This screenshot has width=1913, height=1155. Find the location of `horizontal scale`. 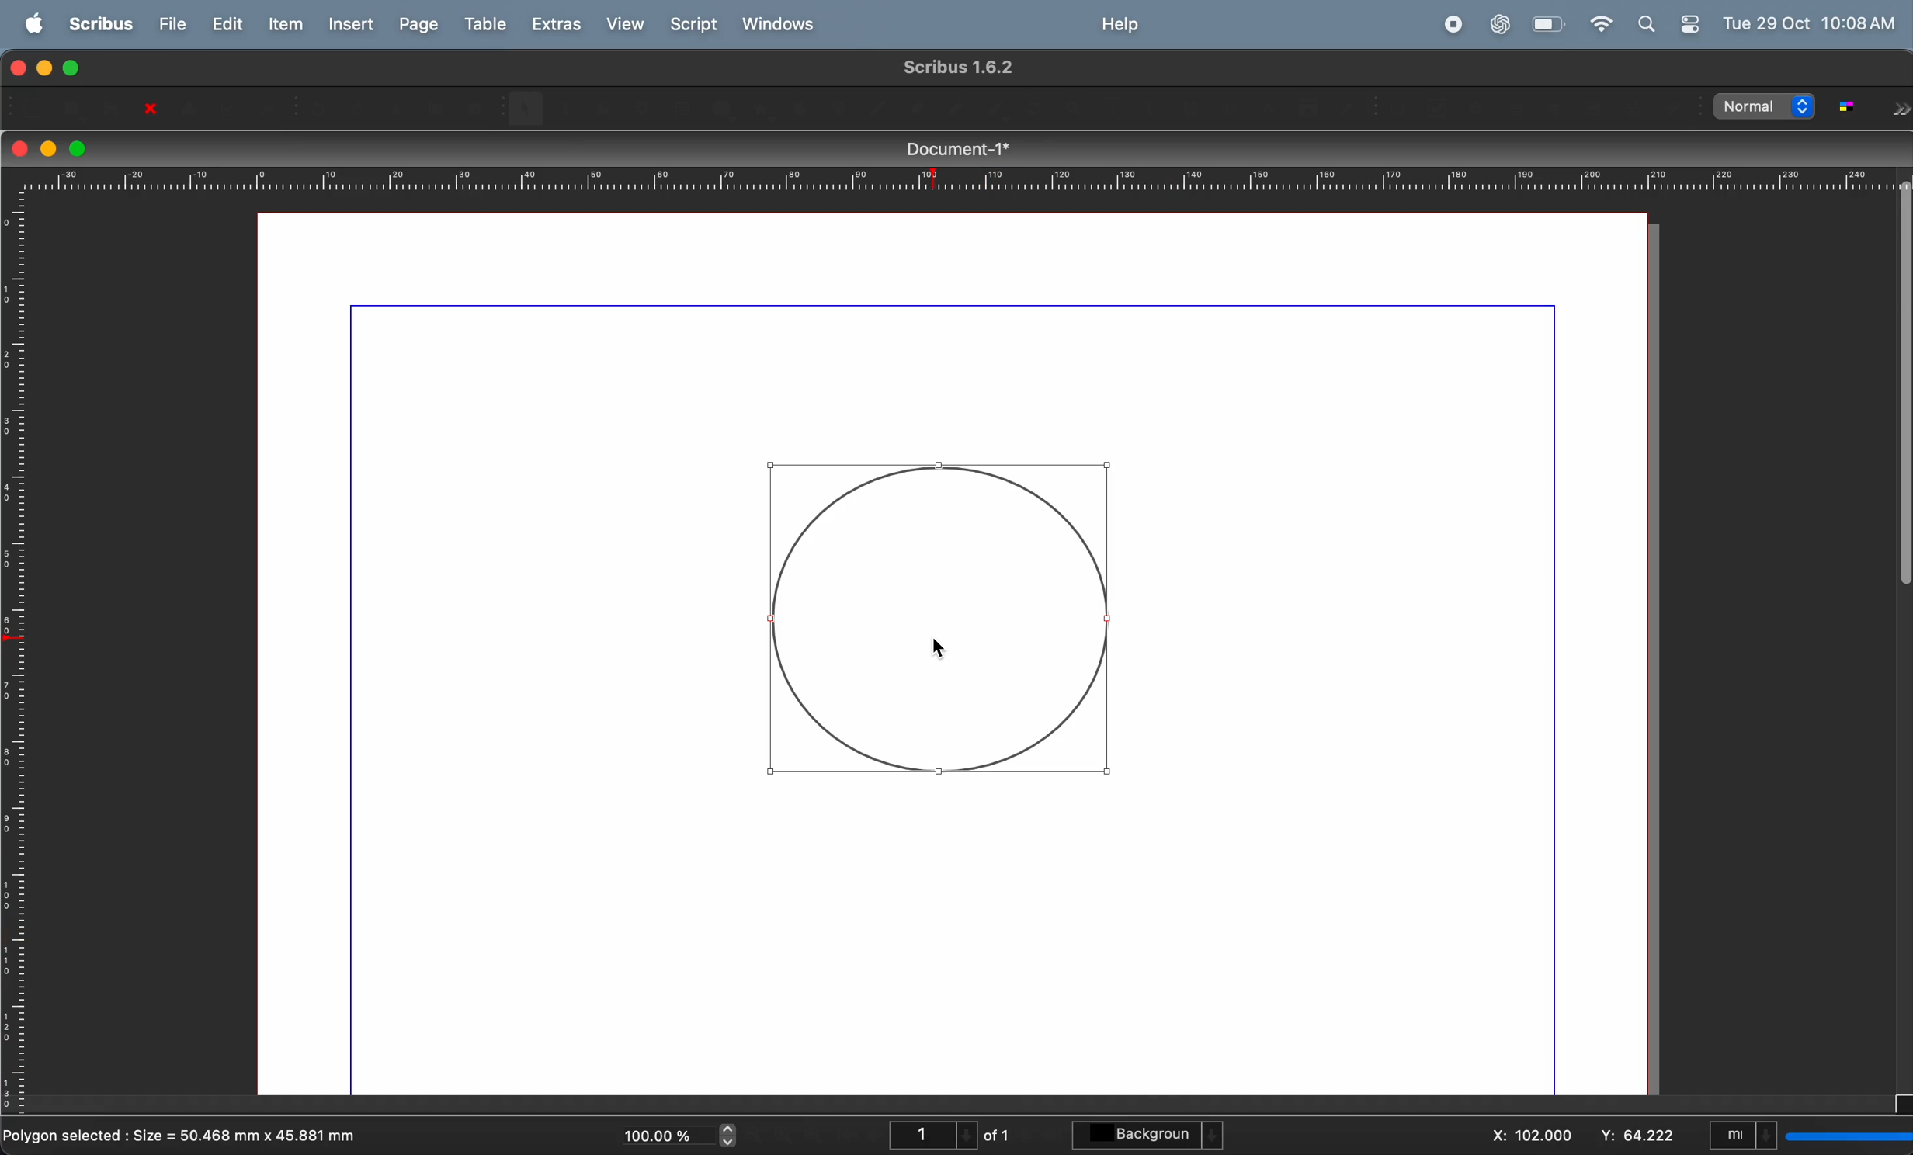

horizontal scale is located at coordinates (947, 179).